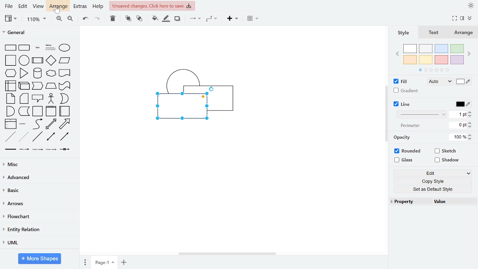 Image resolution: width=478 pixels, height=269 pixels. I want to click on horizontal scrollbar, so click(228, 254).